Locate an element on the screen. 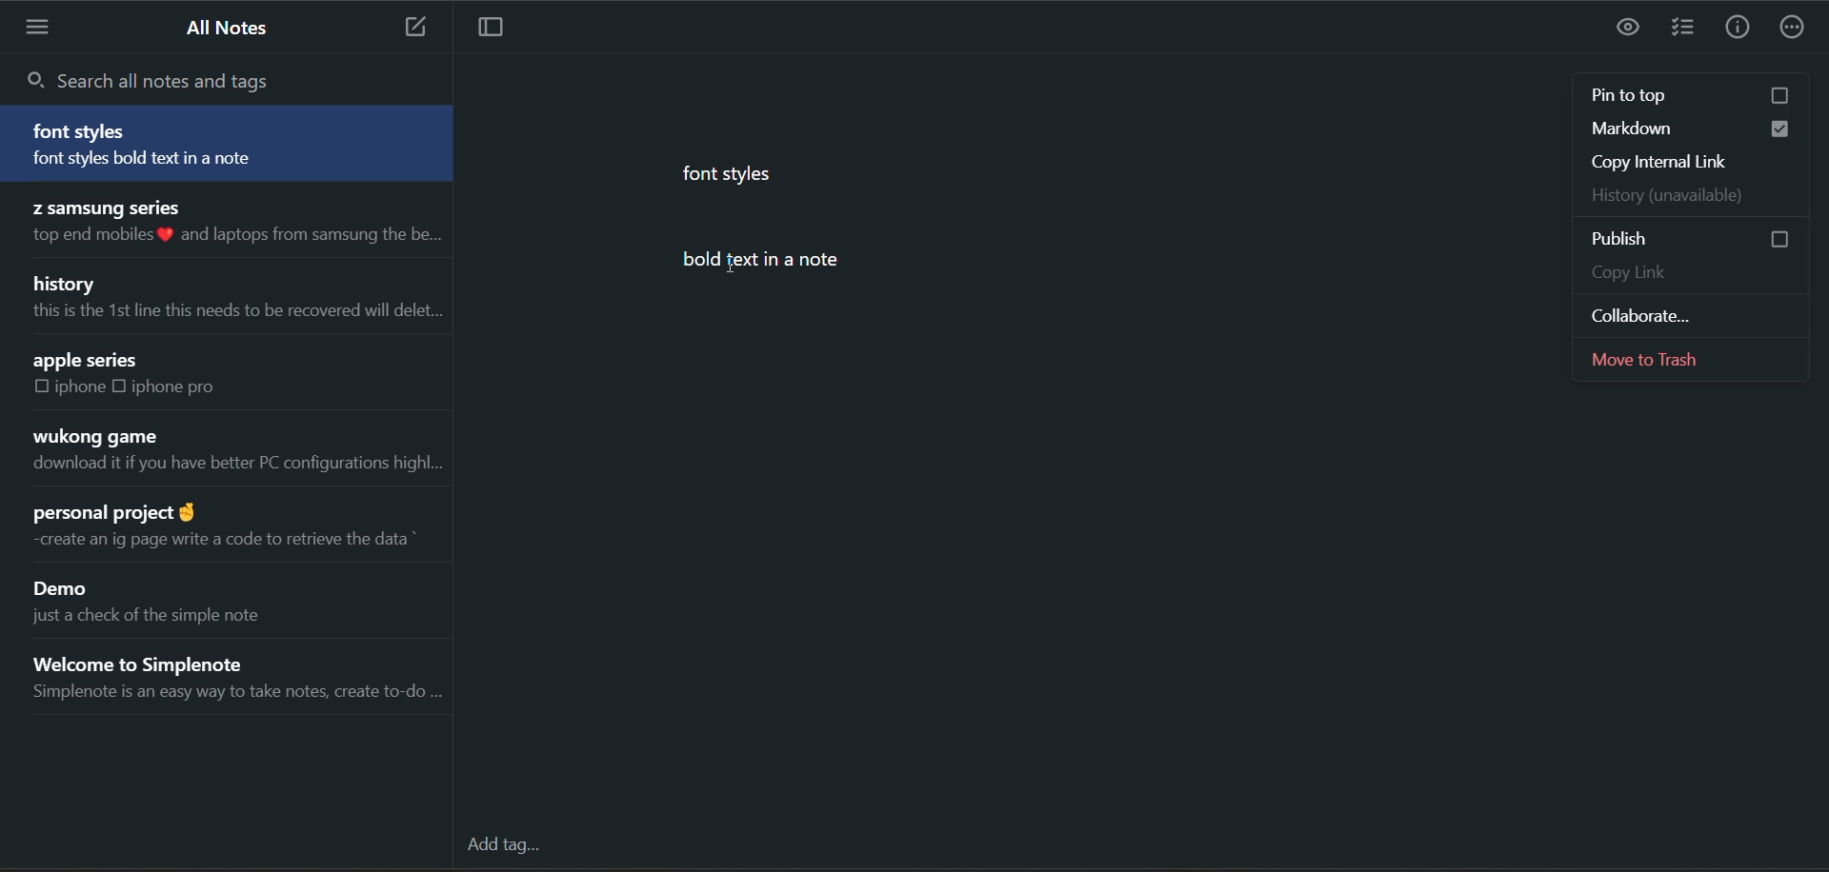  add new note is located at coordinates (409, 28).